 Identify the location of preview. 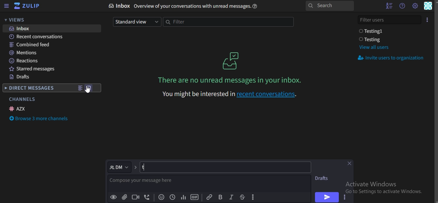
(114, 197).